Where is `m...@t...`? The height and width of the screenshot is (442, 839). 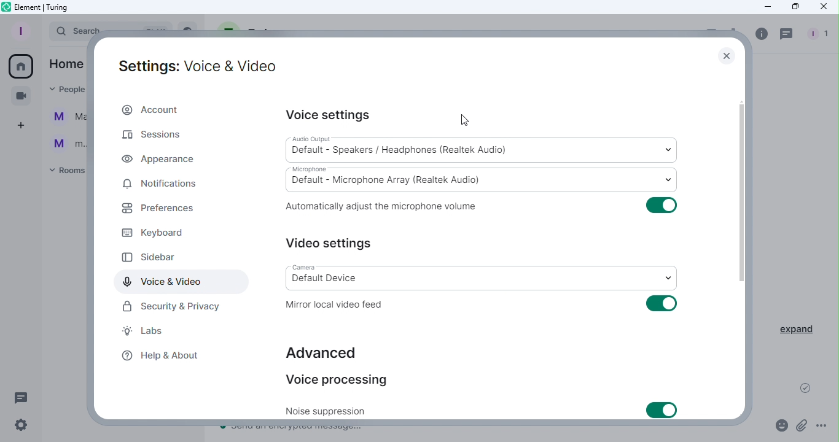 m...@t... is located at coordinates (70, 143).